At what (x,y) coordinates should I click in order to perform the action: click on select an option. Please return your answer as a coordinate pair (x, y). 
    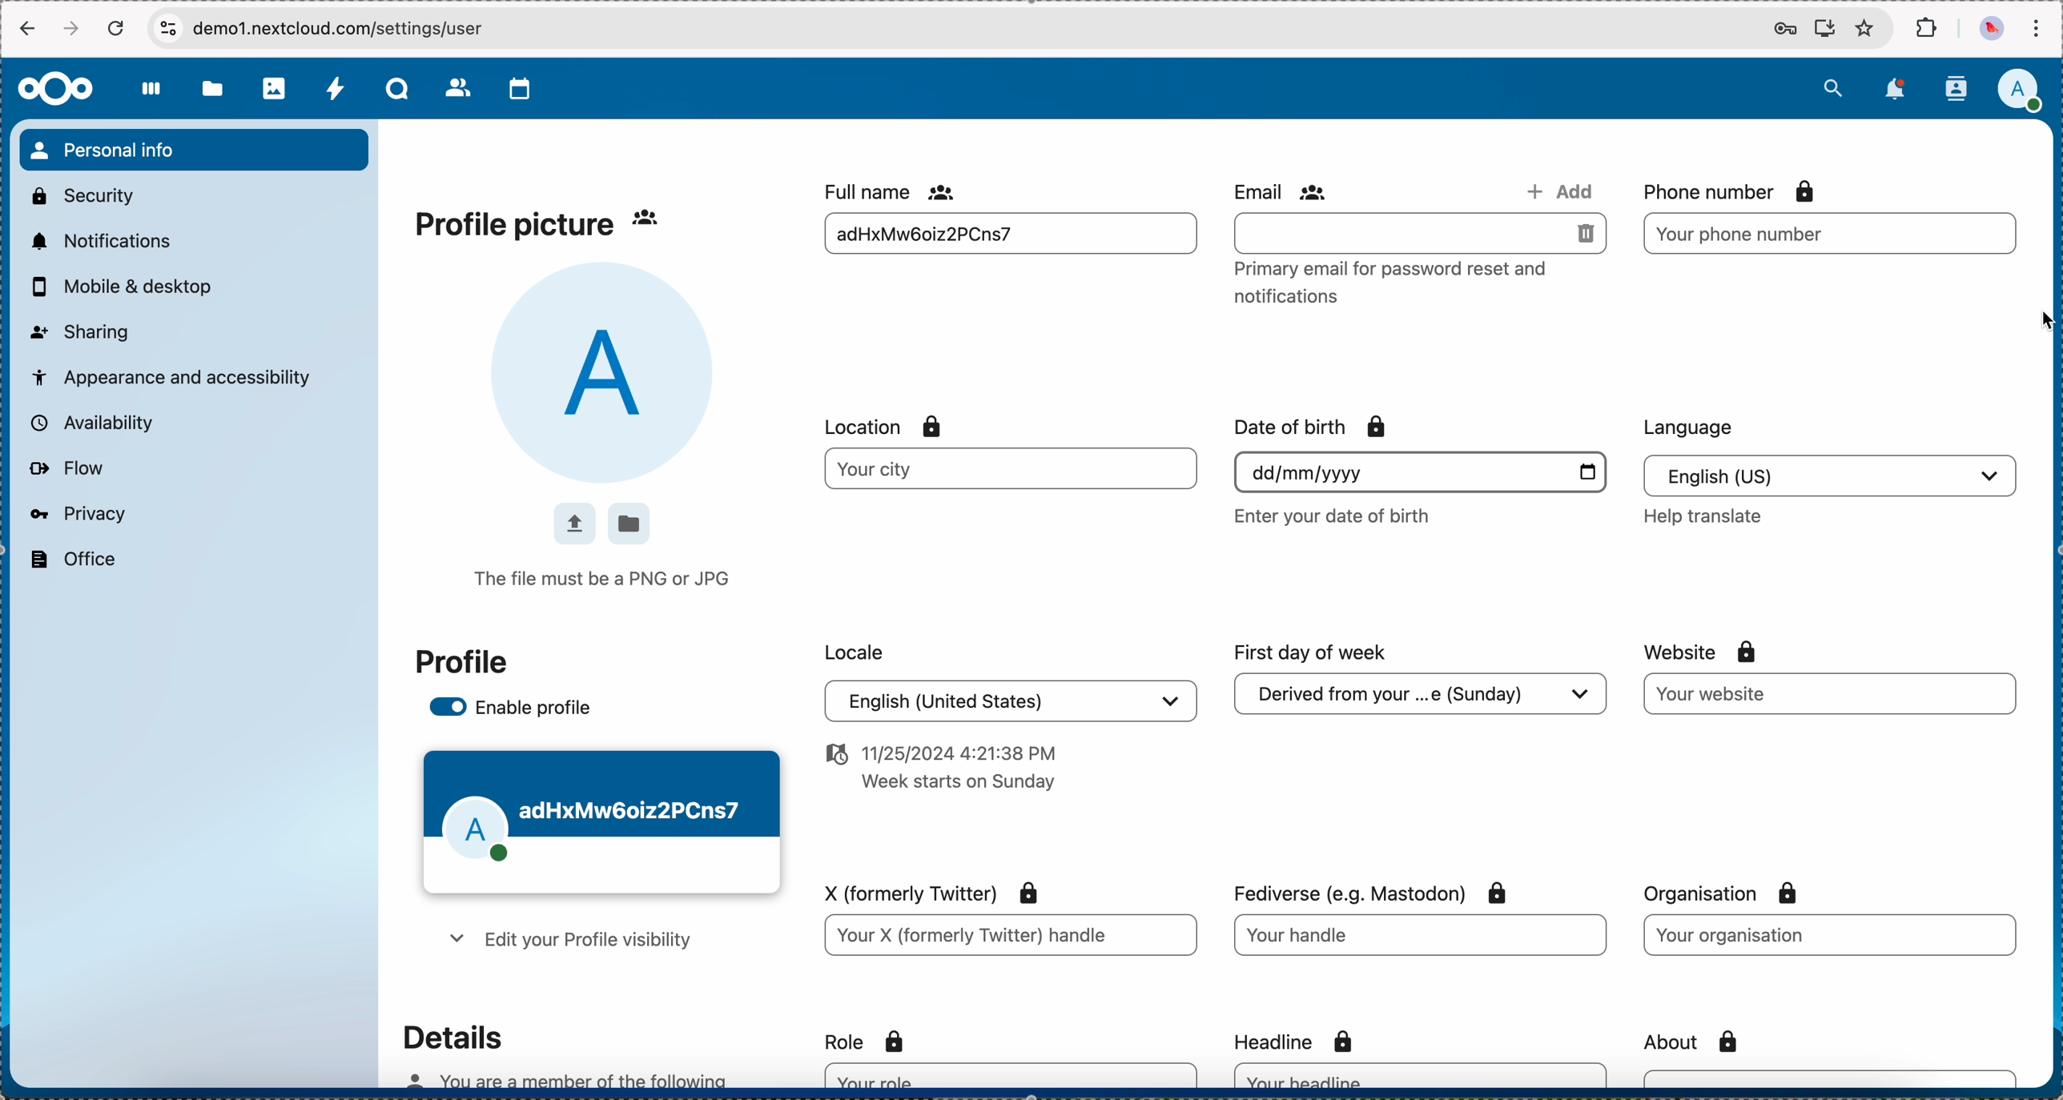
    Looking at the image, I should click on (1422, 697).